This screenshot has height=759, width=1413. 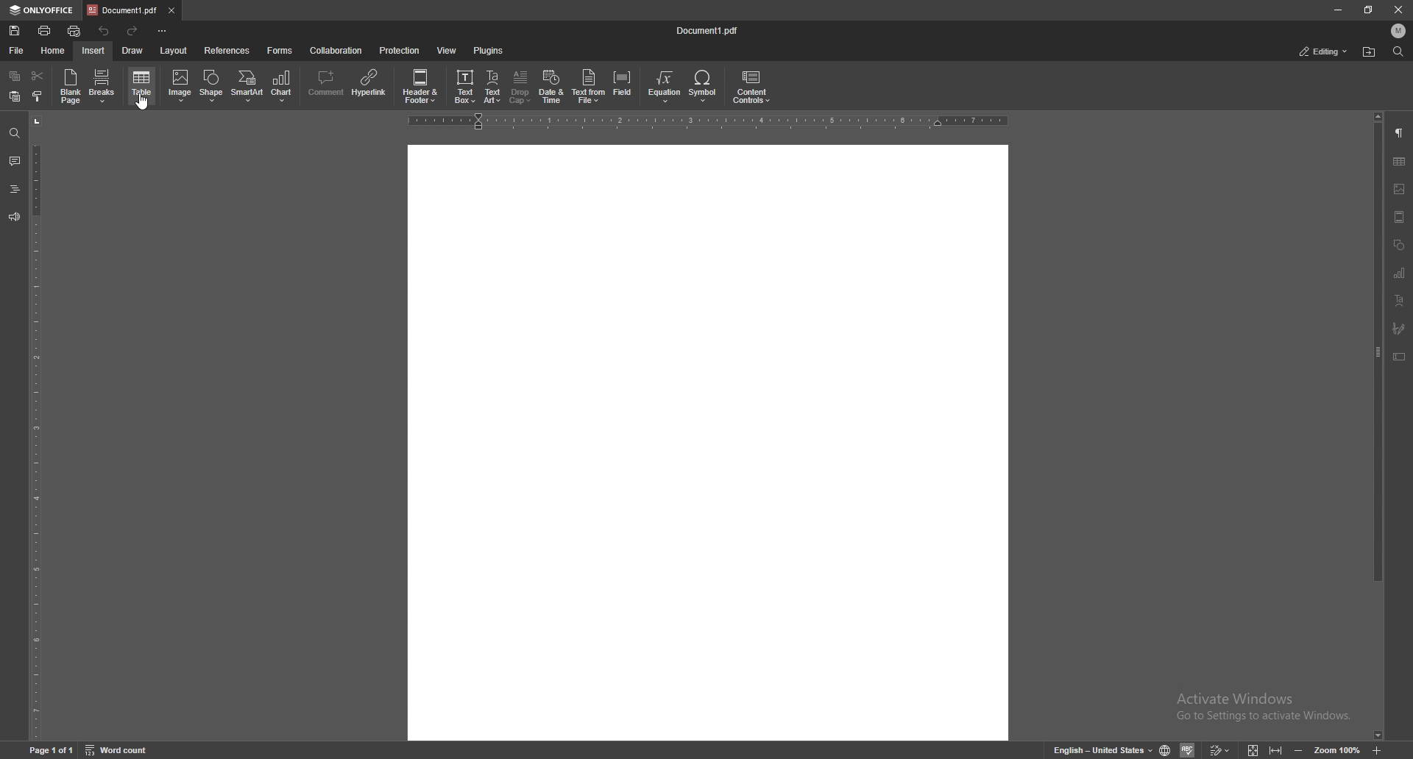 I want to click on word count, so click(x=117, y=749).